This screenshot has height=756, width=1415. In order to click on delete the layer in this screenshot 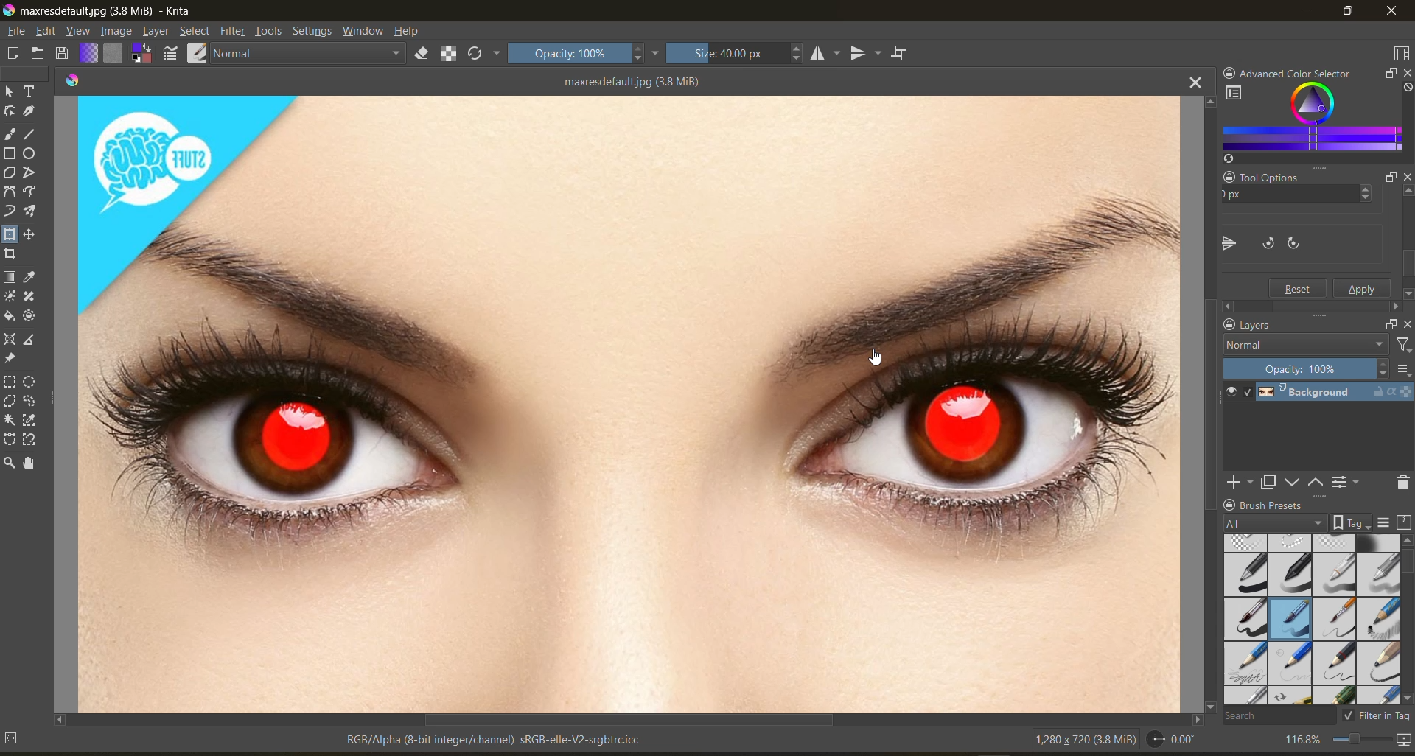, I will do `click(1400, 483)`.